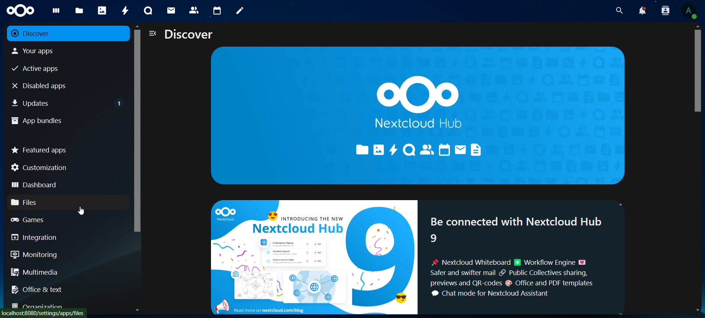 The height and width of the screenshot is (318, 705). I want to click on mail, so click(172, 11).